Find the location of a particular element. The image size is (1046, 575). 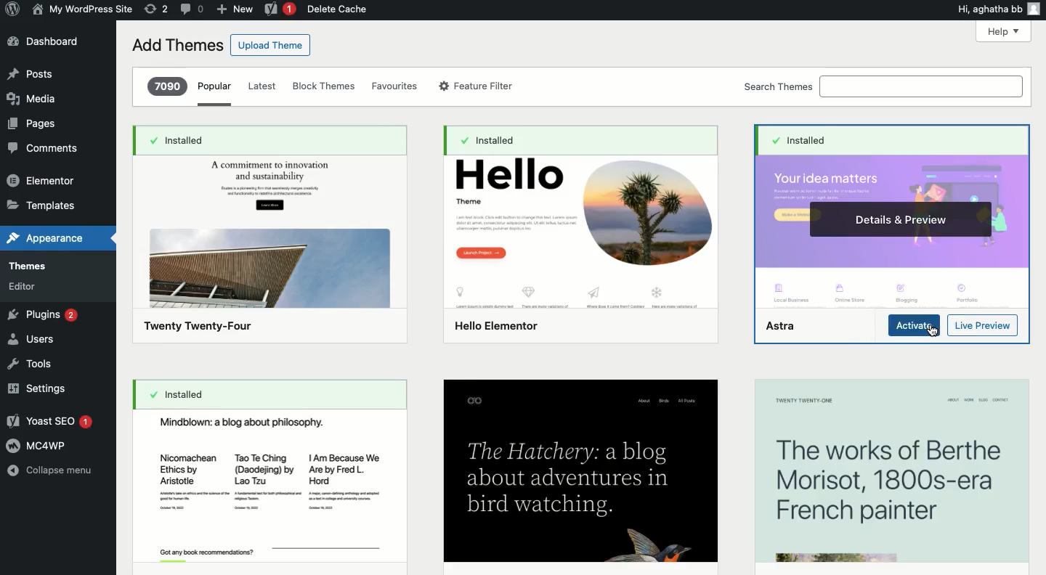

Comment is located at coordinates (44, 151).